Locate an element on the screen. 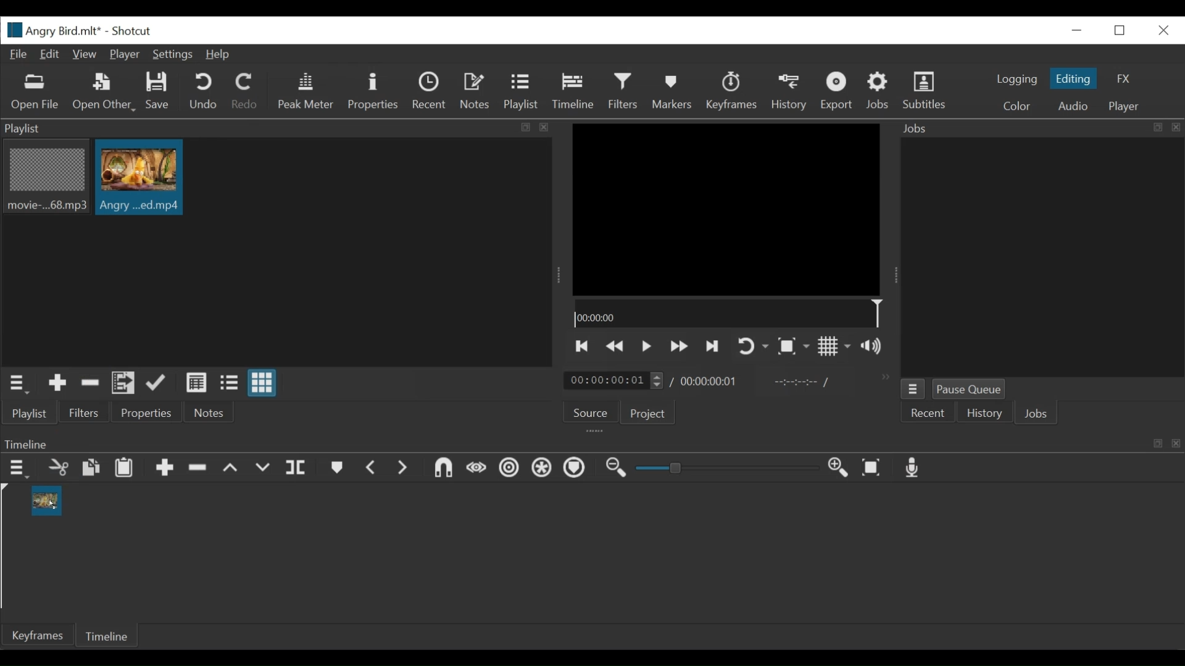 This screenshot has width=1185, height=666. Jobs is located at coordinates (879, 91).